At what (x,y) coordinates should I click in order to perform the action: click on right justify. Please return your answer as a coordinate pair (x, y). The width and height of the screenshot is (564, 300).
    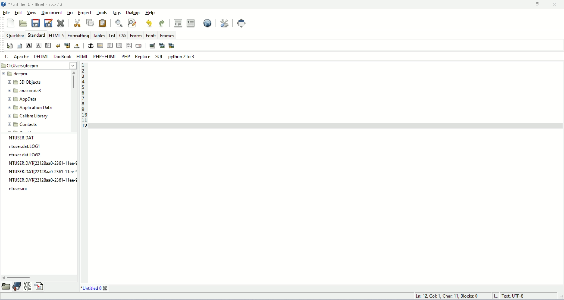
    Looking at the image, I should click on (120, 46).